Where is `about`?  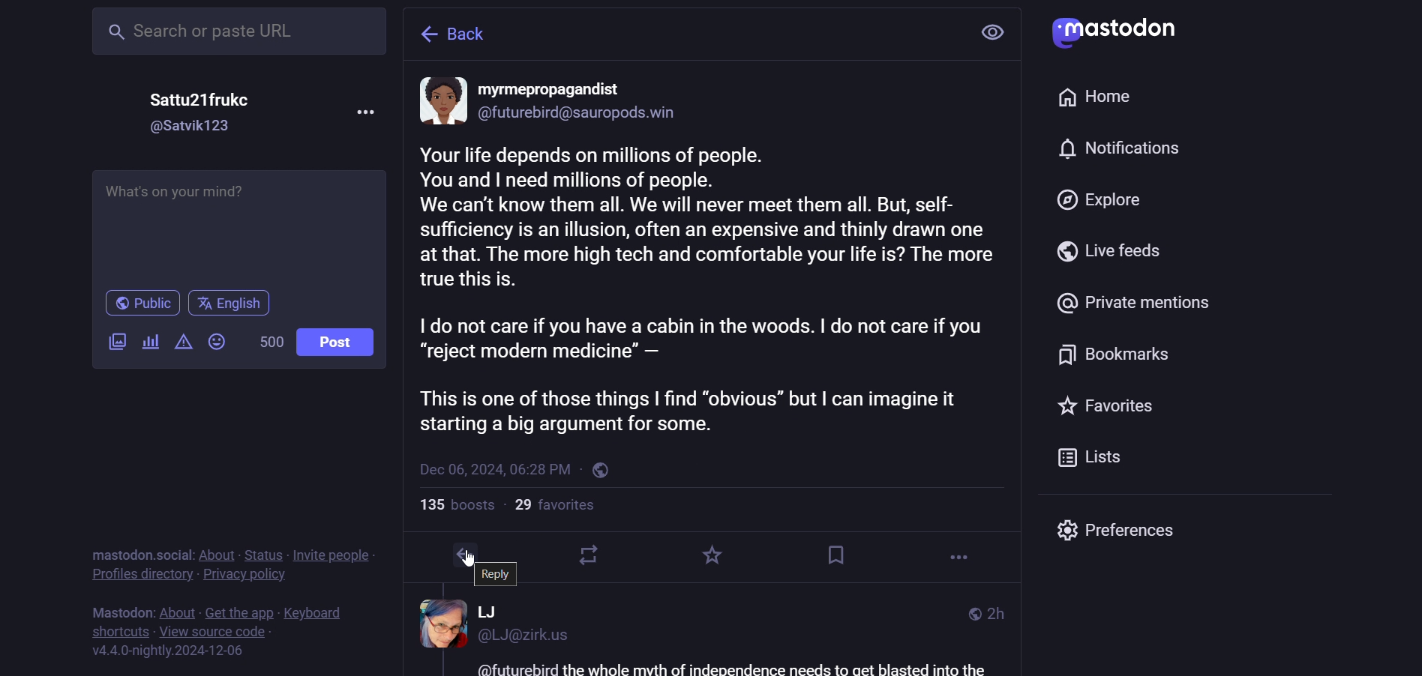 about is located at coordinates (218, 555).